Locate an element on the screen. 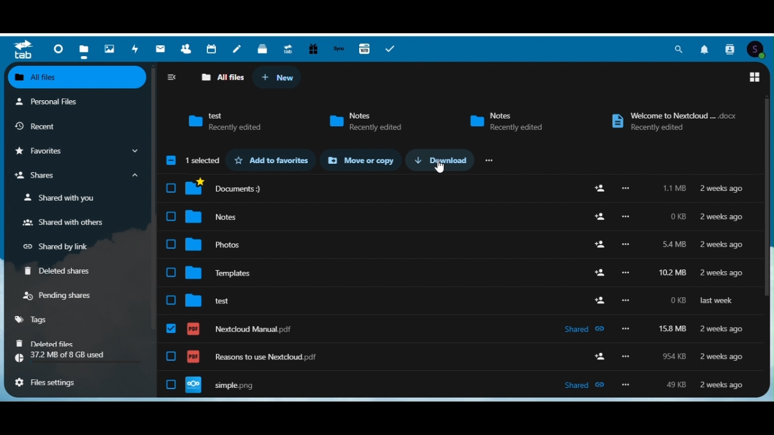  Recent is located at coordinates (41, 124).